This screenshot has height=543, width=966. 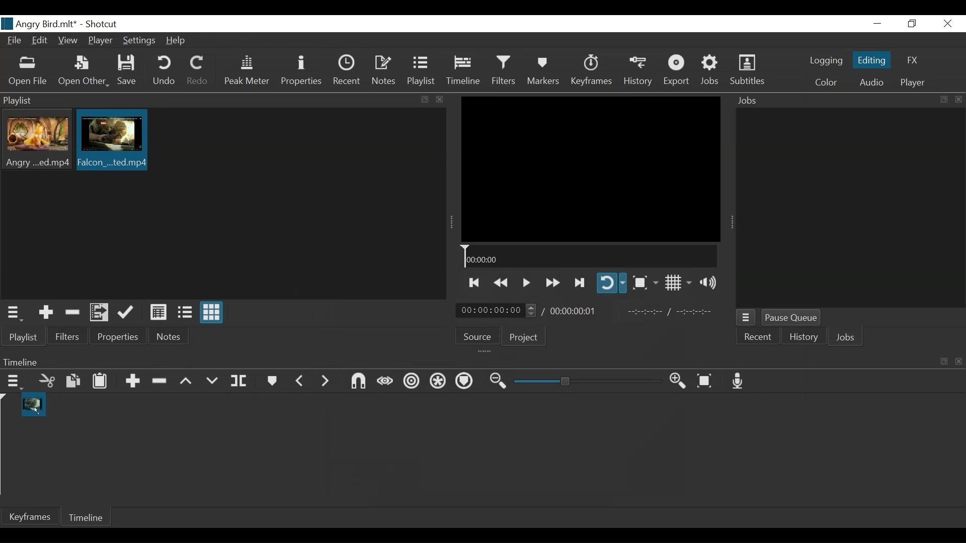 What do you see at coordinates (384, 69) in the screenshot?
I see `Notes` at bounding box center [384, 69].